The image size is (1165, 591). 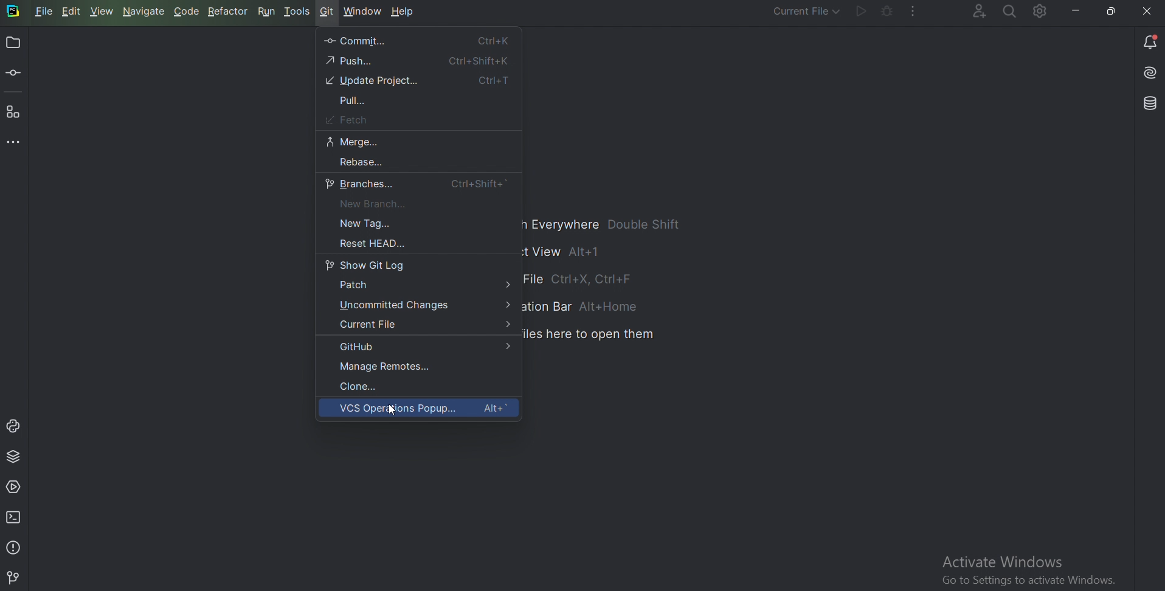 What do you see at coordinates (1072, 10) in the screenshot?
I see `Minimize` at bounding box center [1072, 10].